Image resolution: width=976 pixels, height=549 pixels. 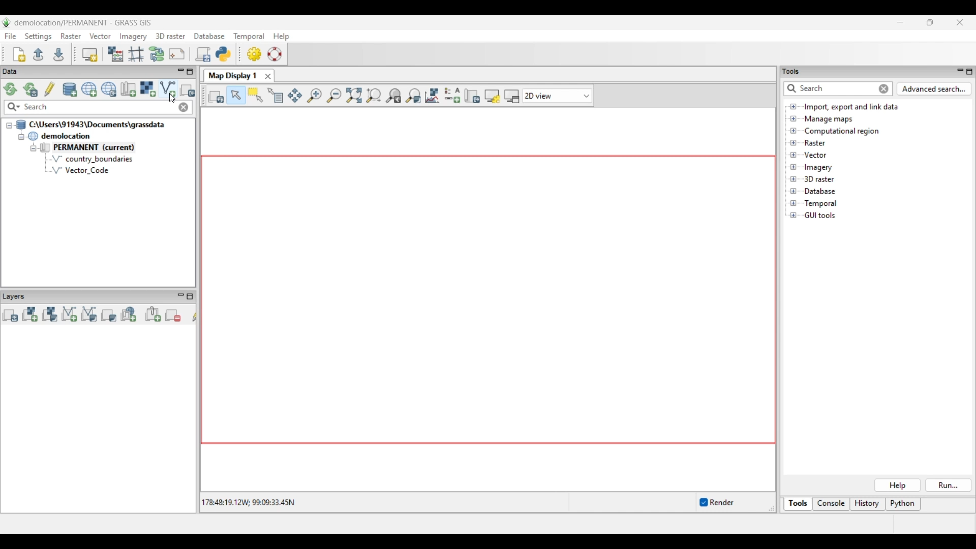 What do you see at coordinates (10, 315) in the screenshot?
I see `Add multiple vector or raster map layers` at bounding box center [10, 315].